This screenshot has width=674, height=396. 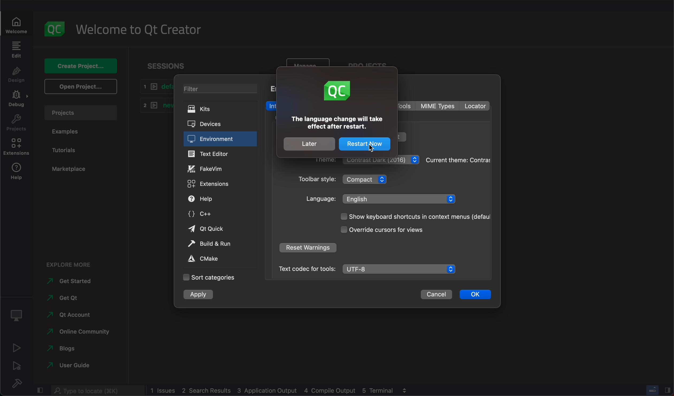 I want to click on build, so click(x=219, y=244).